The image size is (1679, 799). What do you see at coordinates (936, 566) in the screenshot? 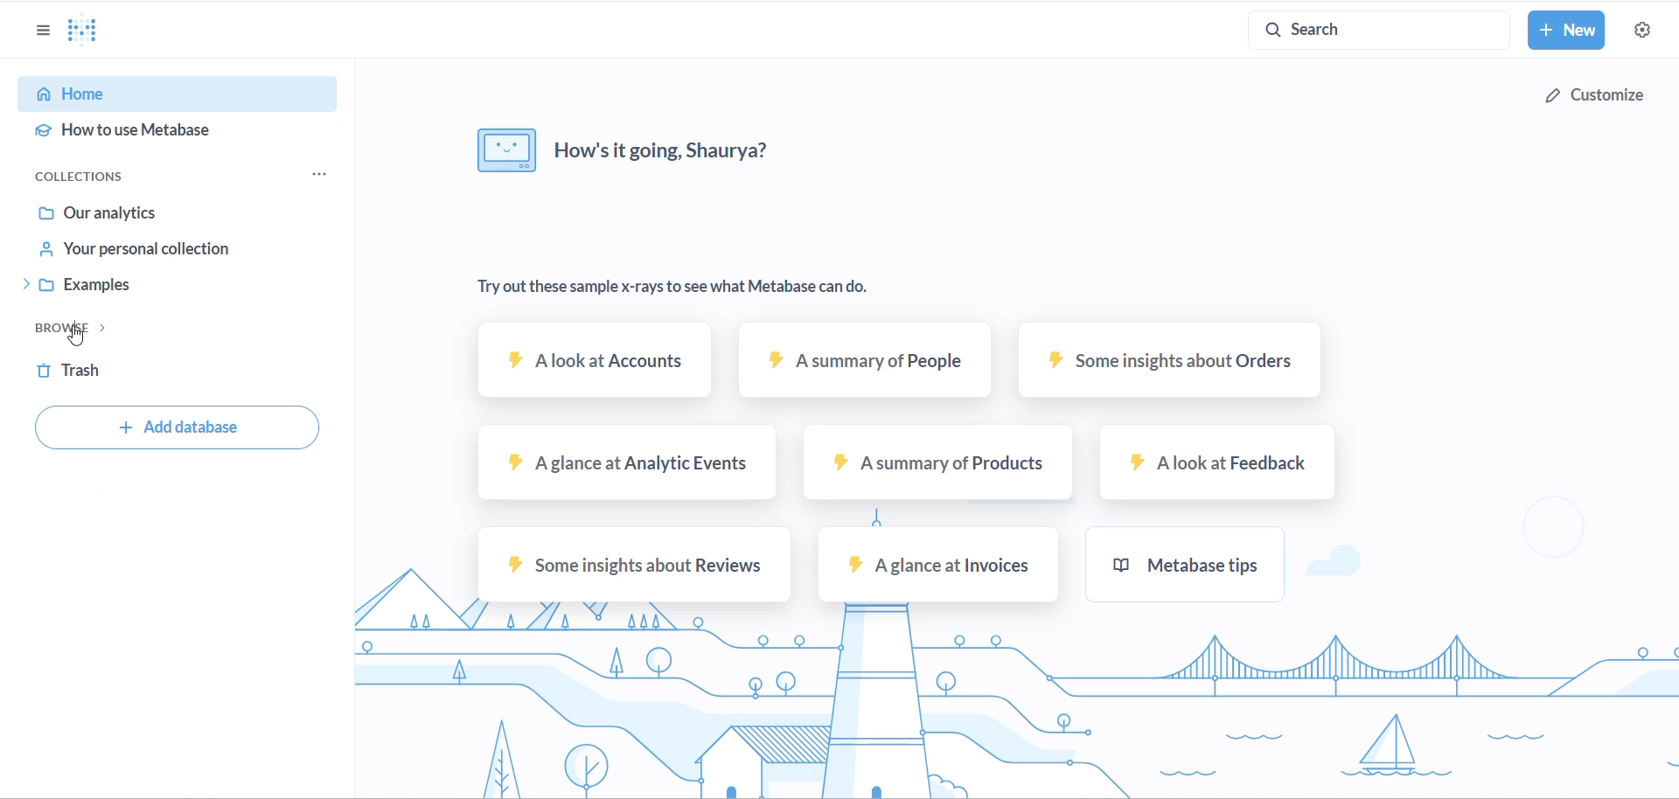
I see `A glance at invoices sample` at bounding box center [936, 566].